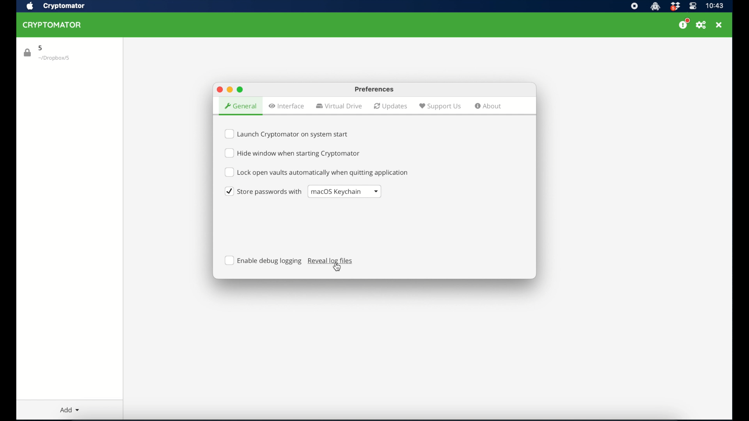 This screenshot has height=421, width=749. Describe the element at coordinates (374, 89) in the screenshot. I see `preferences` at that location.